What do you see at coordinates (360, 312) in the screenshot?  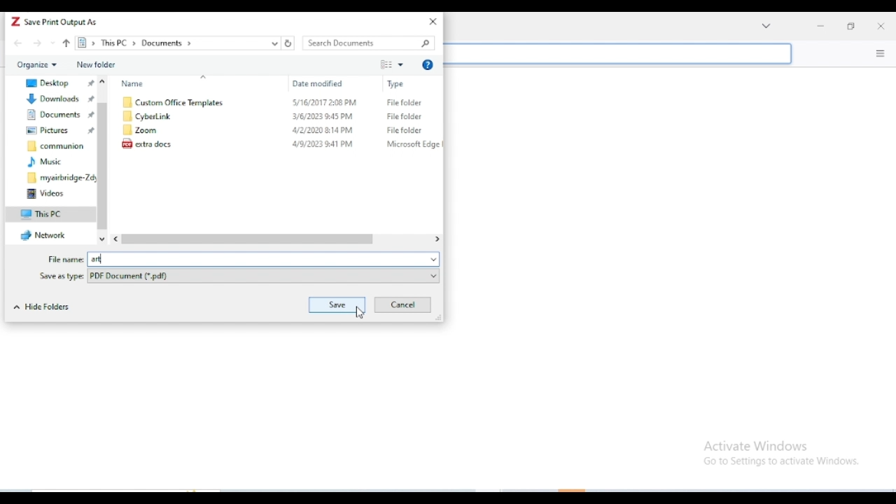 I see `cursor` at bounding box center [360, 312].